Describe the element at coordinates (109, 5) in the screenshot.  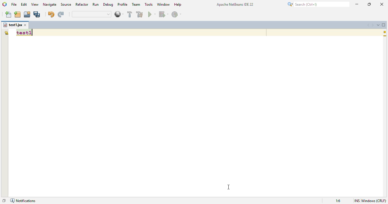
I see `debug` at that location.